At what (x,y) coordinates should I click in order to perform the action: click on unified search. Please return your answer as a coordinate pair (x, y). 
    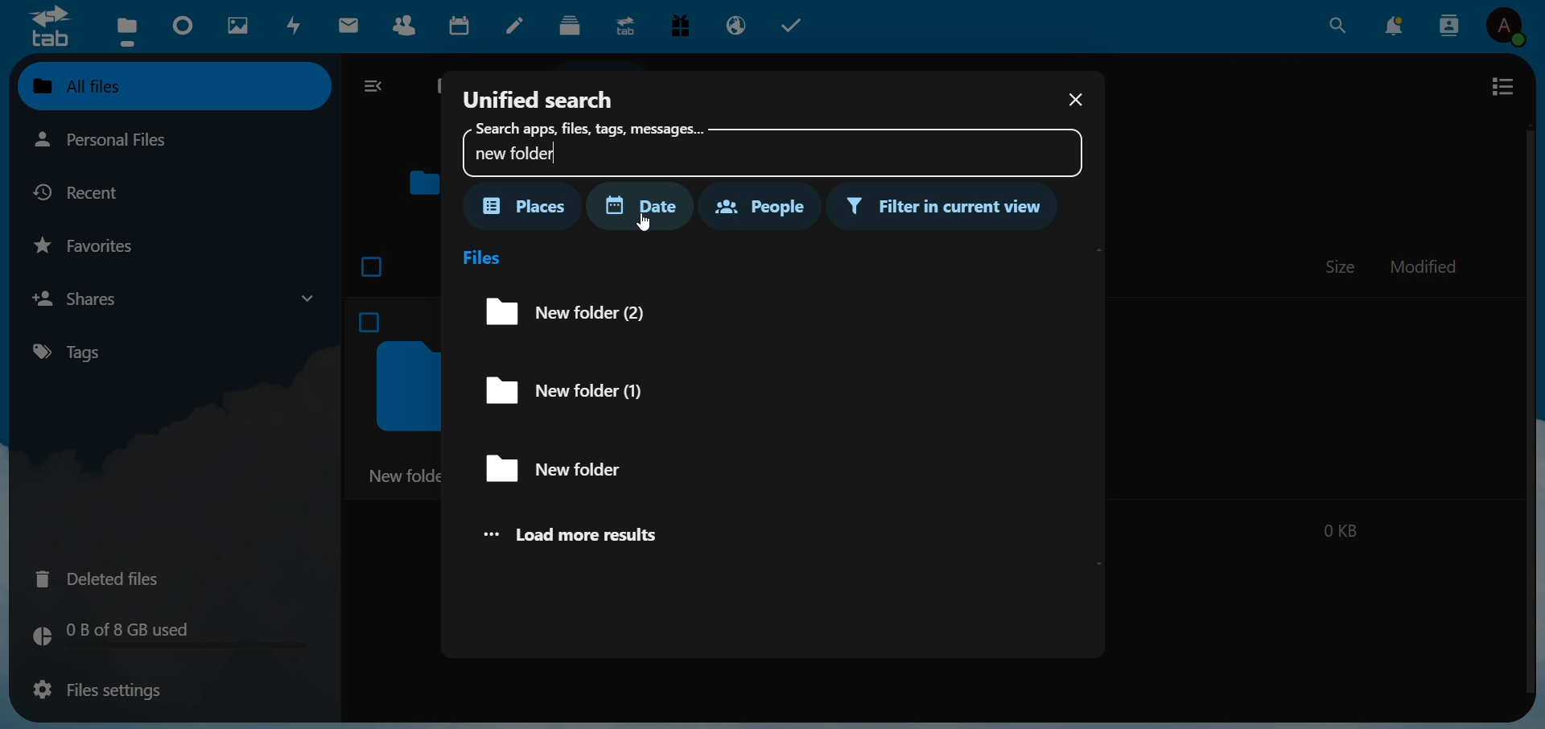
    Looking at the image, I should click on (540, 97).